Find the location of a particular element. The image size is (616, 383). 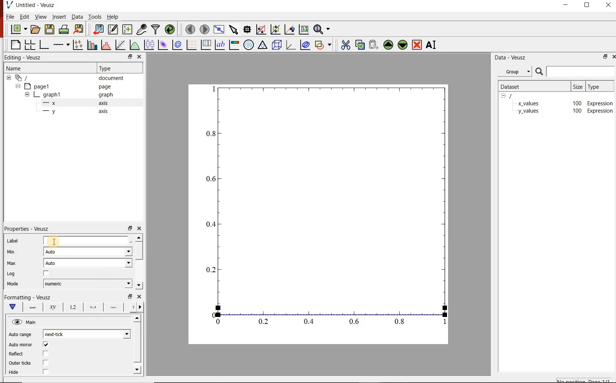

restore down is located at coordinates (587, 6).